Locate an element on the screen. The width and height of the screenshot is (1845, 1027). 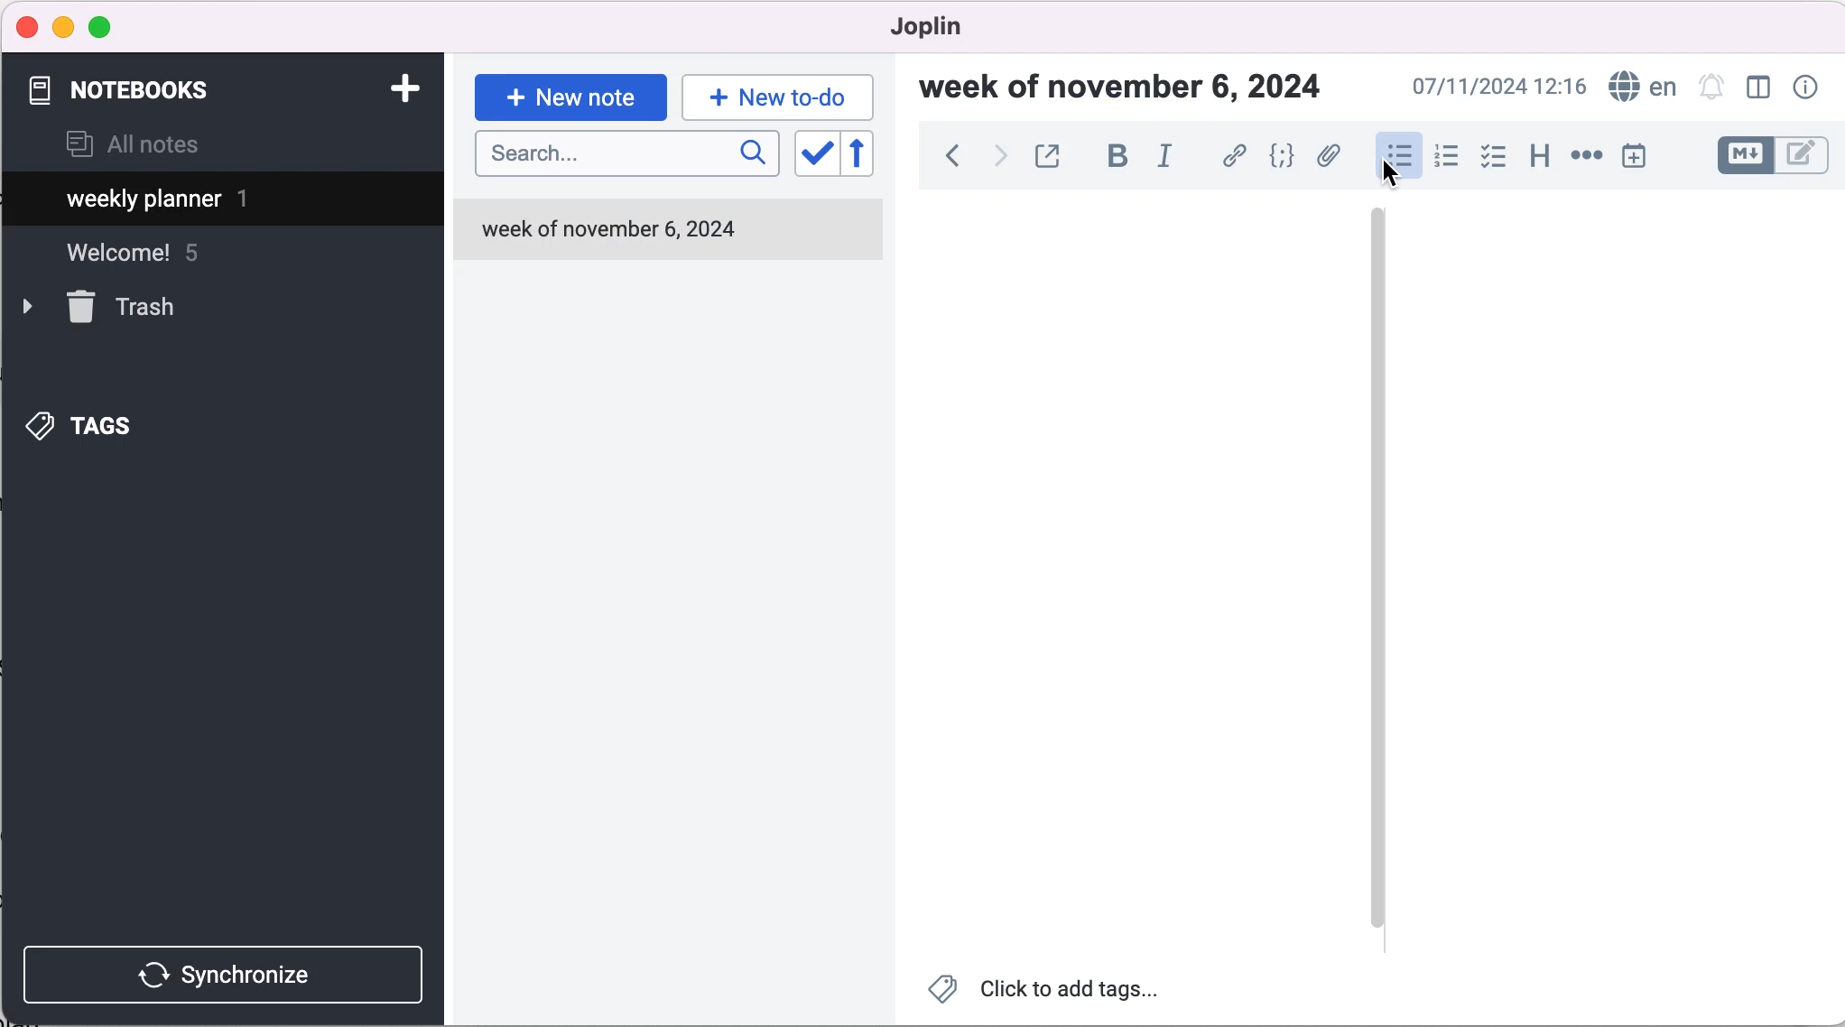
toggle sort order field is located at coordinates (814, 159).